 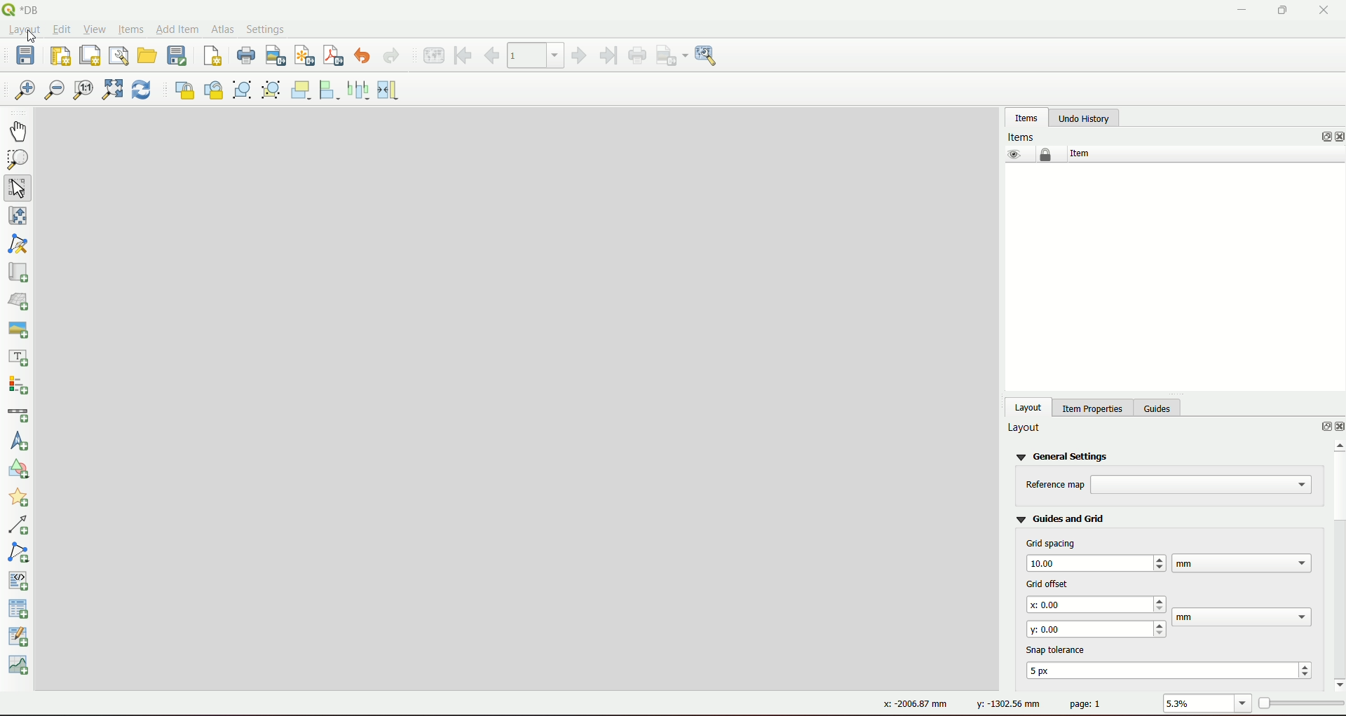 What do you see at coordinates (709, 56) in the screenshot?
I see `image settings` at bounding box center [709, 56].